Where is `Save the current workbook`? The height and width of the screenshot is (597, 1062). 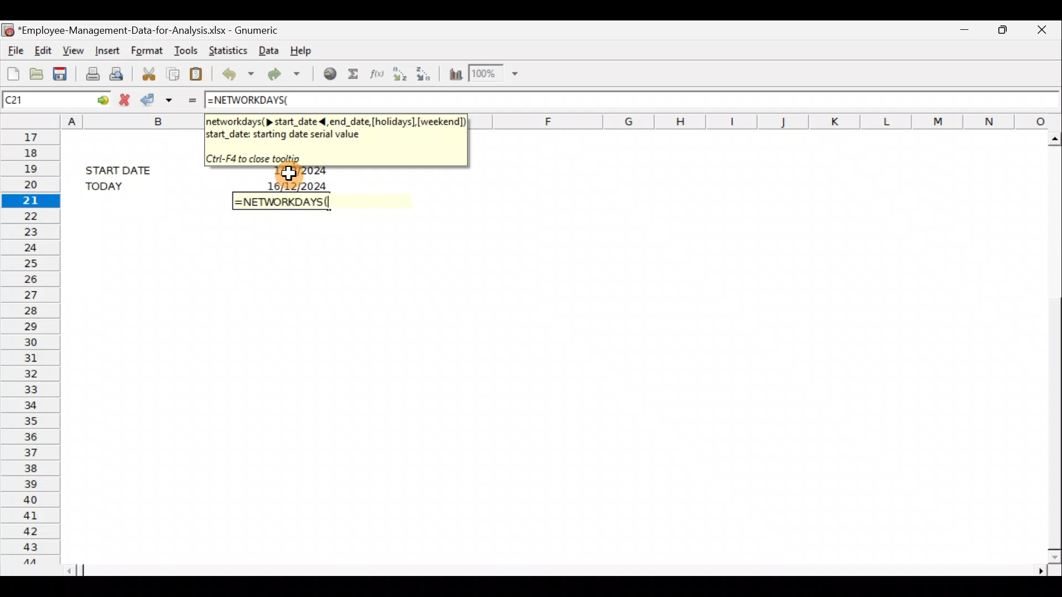 Save the current workbook is located at coordinates (62, 72).